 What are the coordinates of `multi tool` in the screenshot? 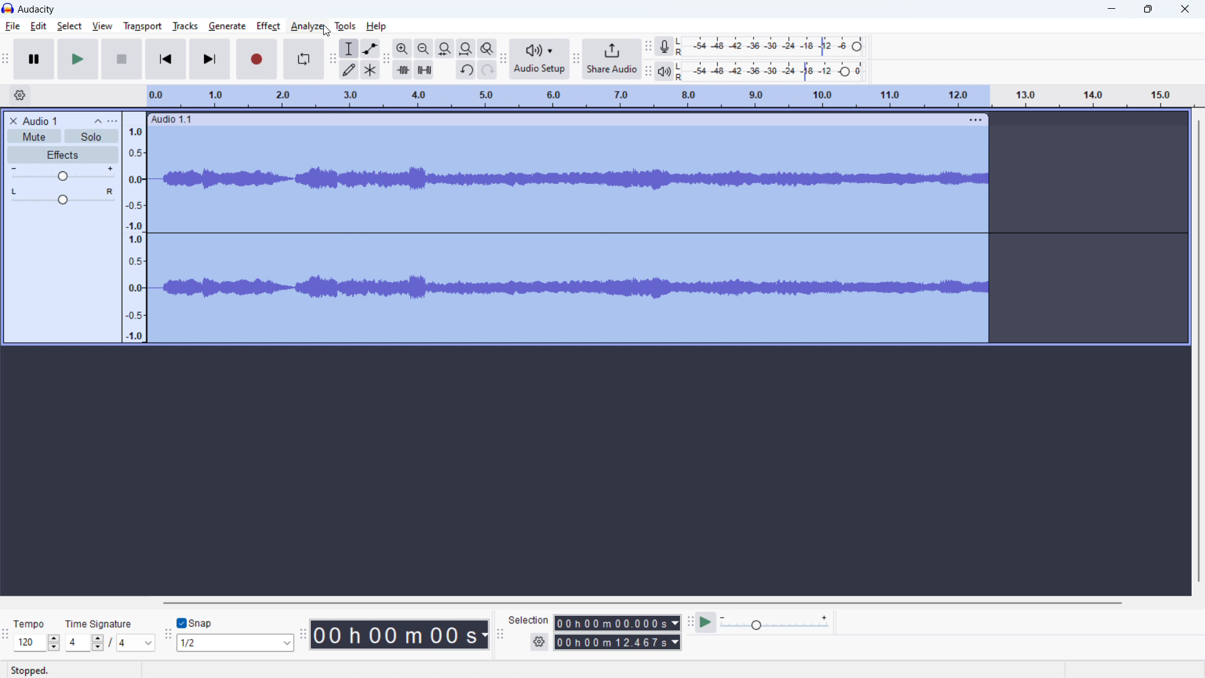 It's located at (370, 69).